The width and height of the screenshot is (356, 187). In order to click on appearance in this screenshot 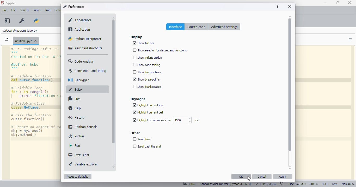, I will do `click(81, 20)`.